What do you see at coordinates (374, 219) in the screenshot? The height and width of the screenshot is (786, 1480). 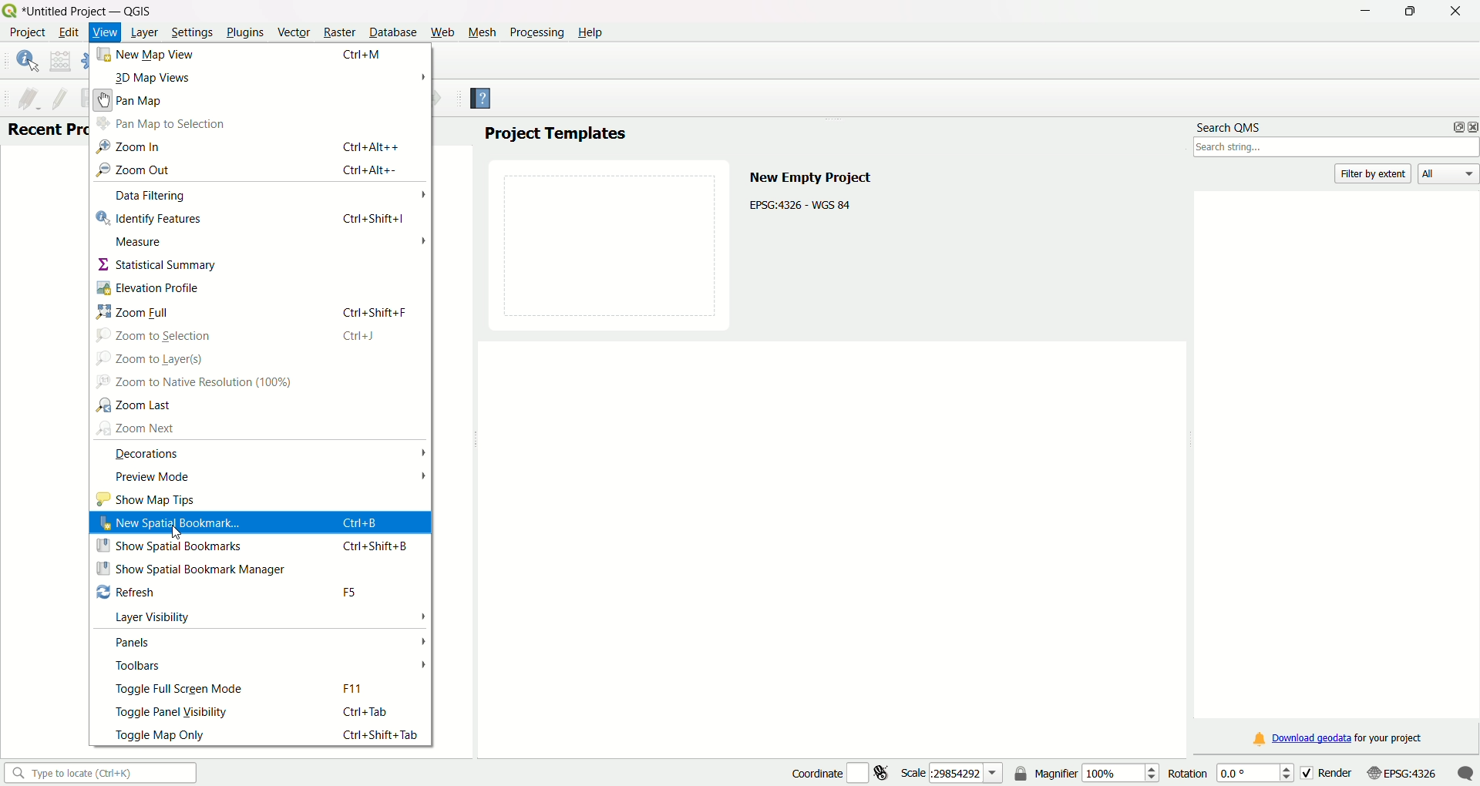 I see `ctrl+shift+I` at bounding box center [374, 219].